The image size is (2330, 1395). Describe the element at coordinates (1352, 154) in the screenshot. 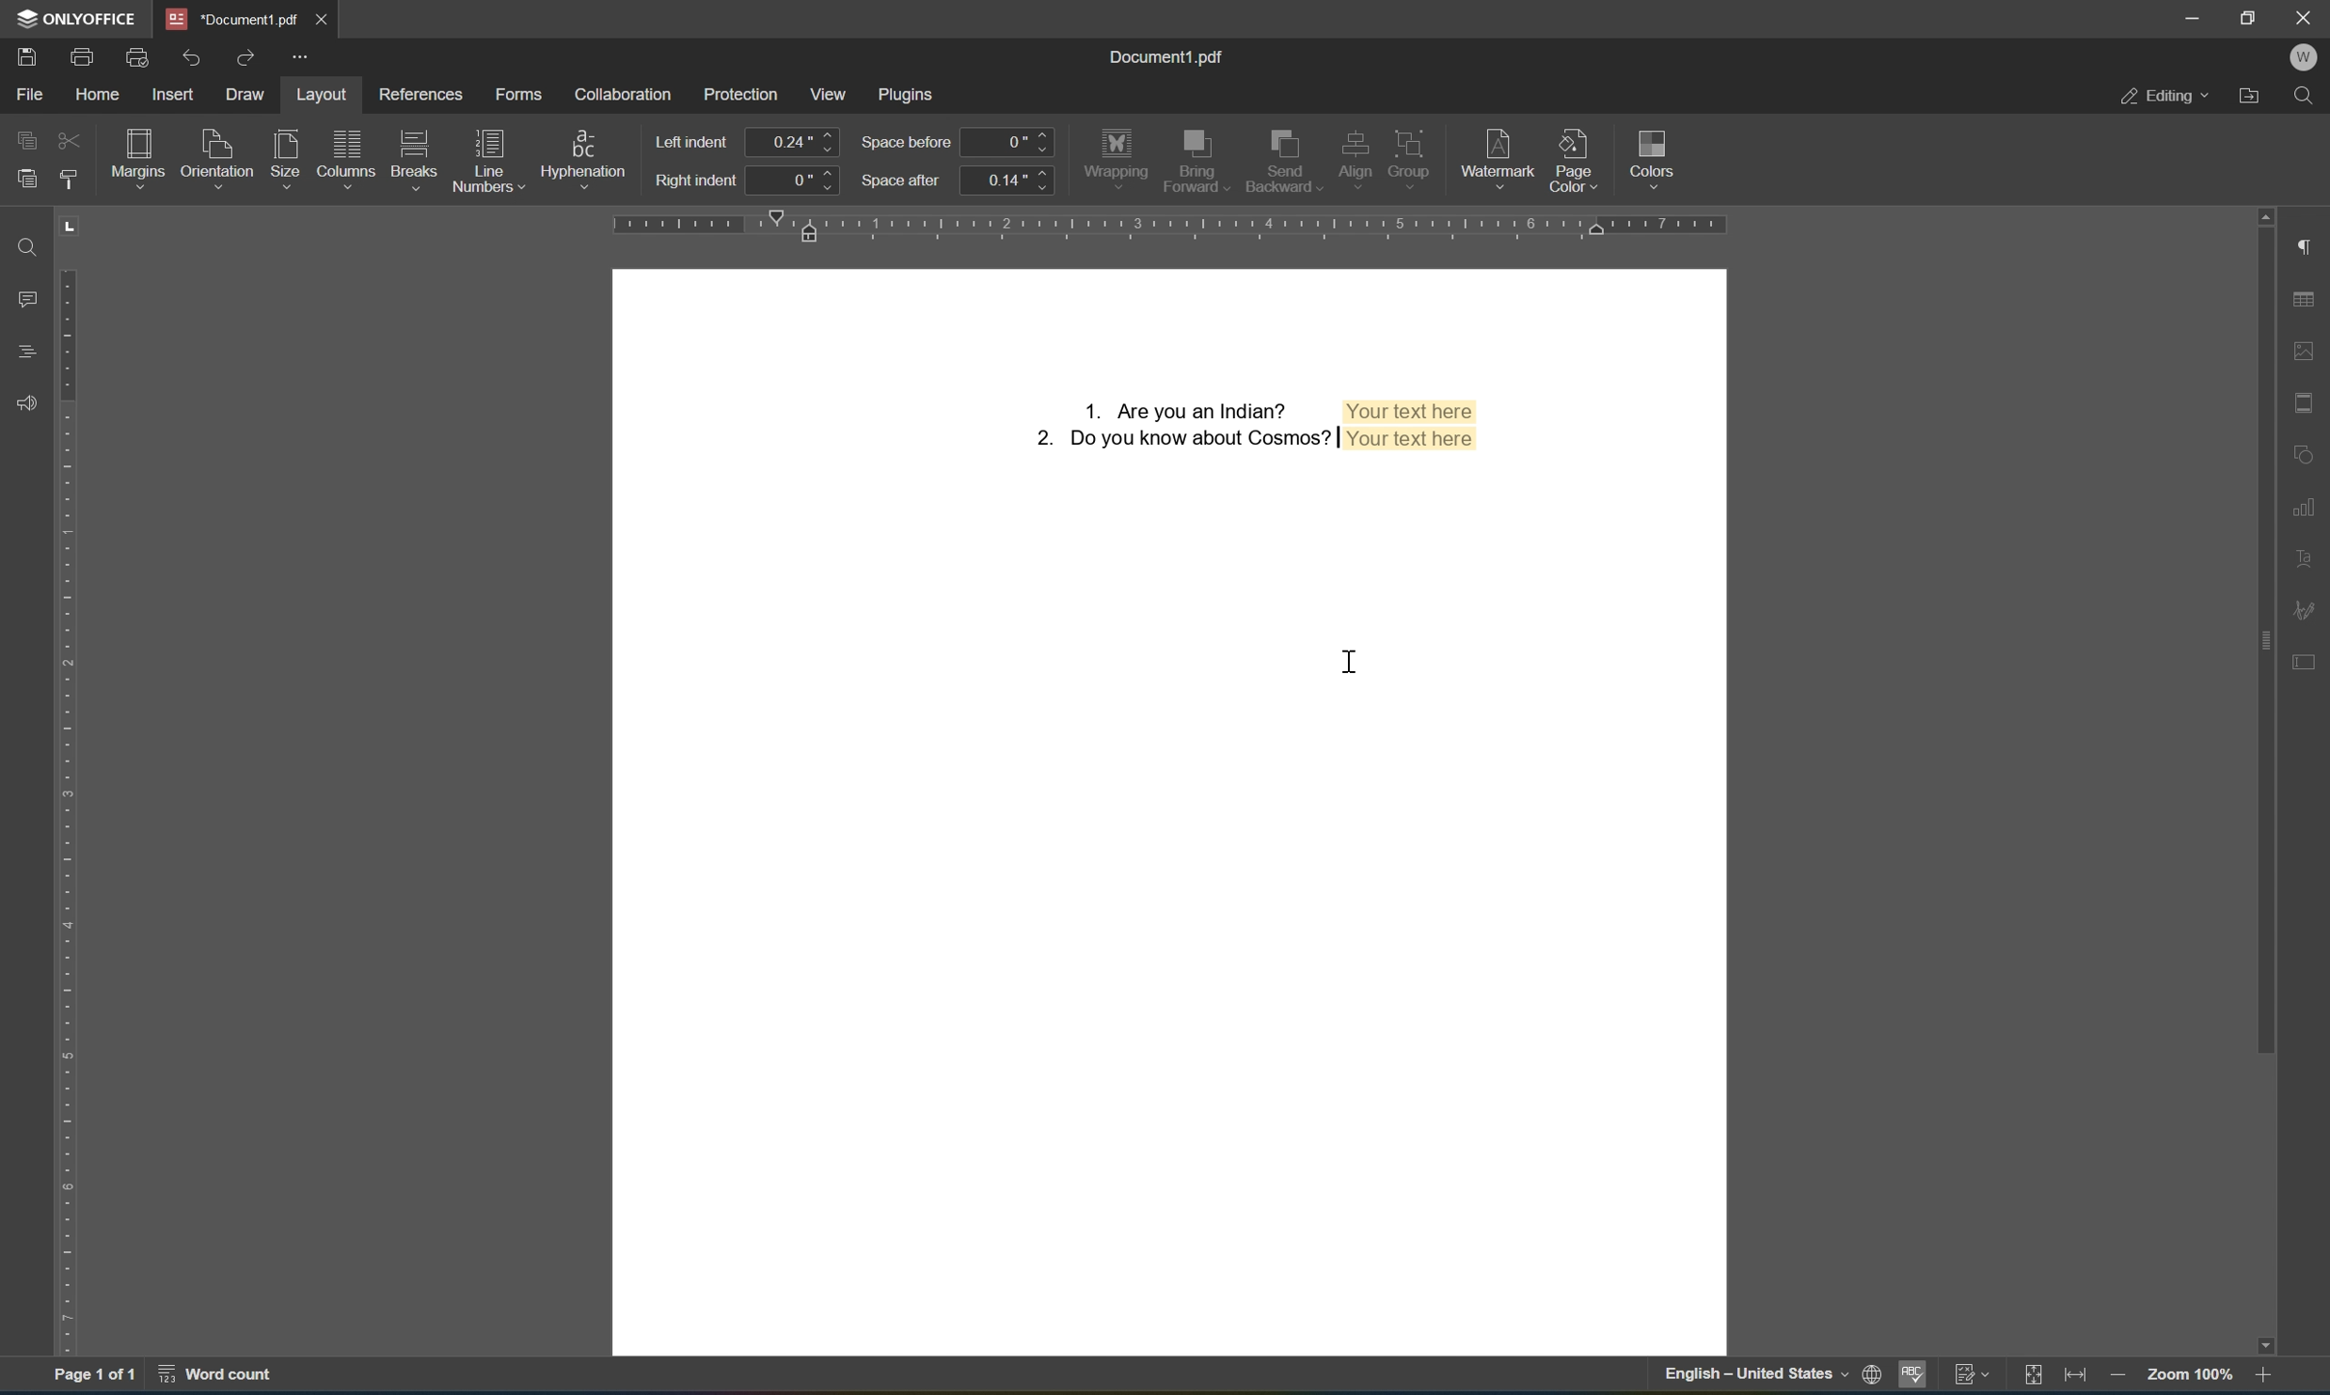

I see `align` at that location.